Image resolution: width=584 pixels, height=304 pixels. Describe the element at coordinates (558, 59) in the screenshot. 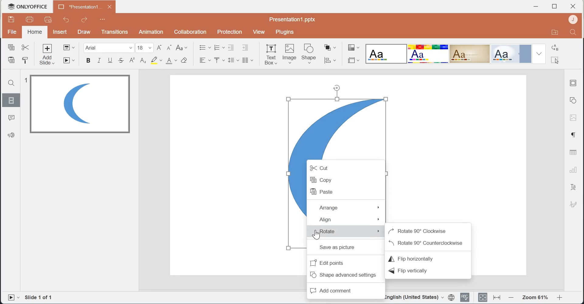

I see `Select all` at that location.